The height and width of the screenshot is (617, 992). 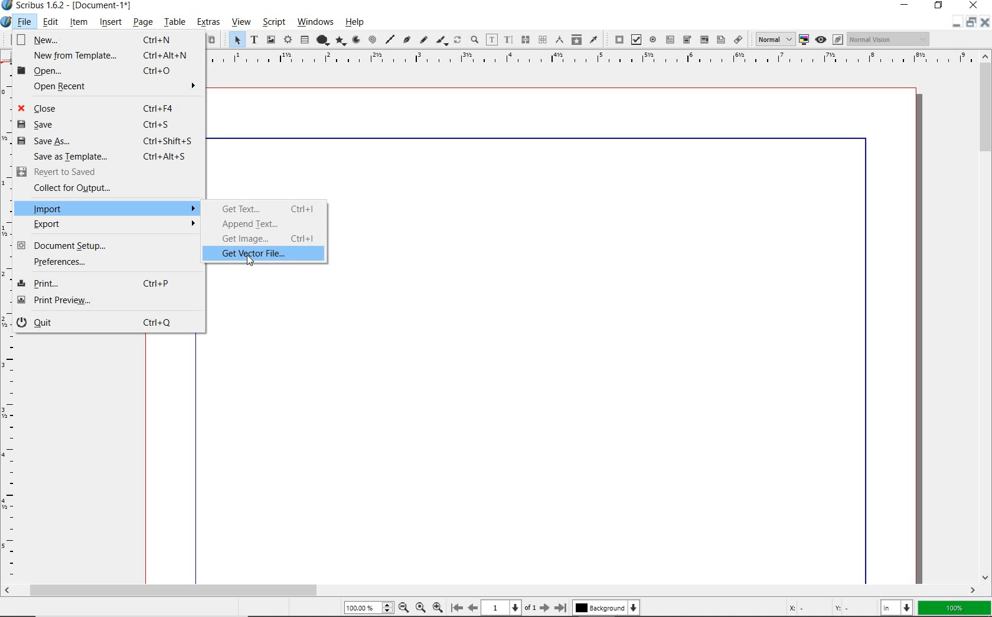 What do you see at coordinates (576, 39) in the screenshot?
I see `copy item properties` at bounding box center [576, 39].